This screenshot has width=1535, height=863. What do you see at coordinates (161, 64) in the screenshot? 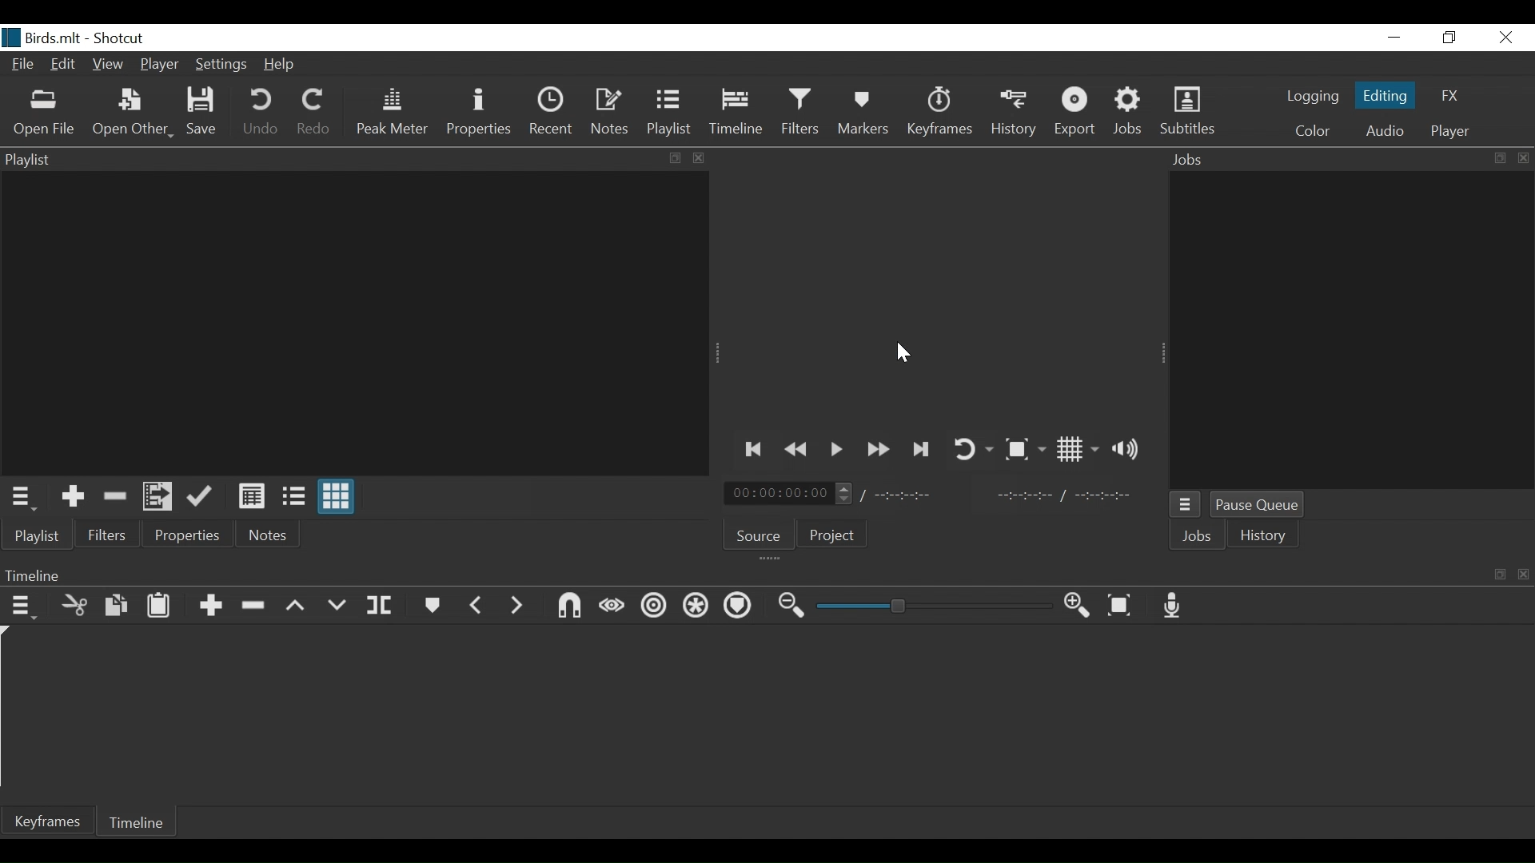
I see `Player` at bounding box center [161, 64].